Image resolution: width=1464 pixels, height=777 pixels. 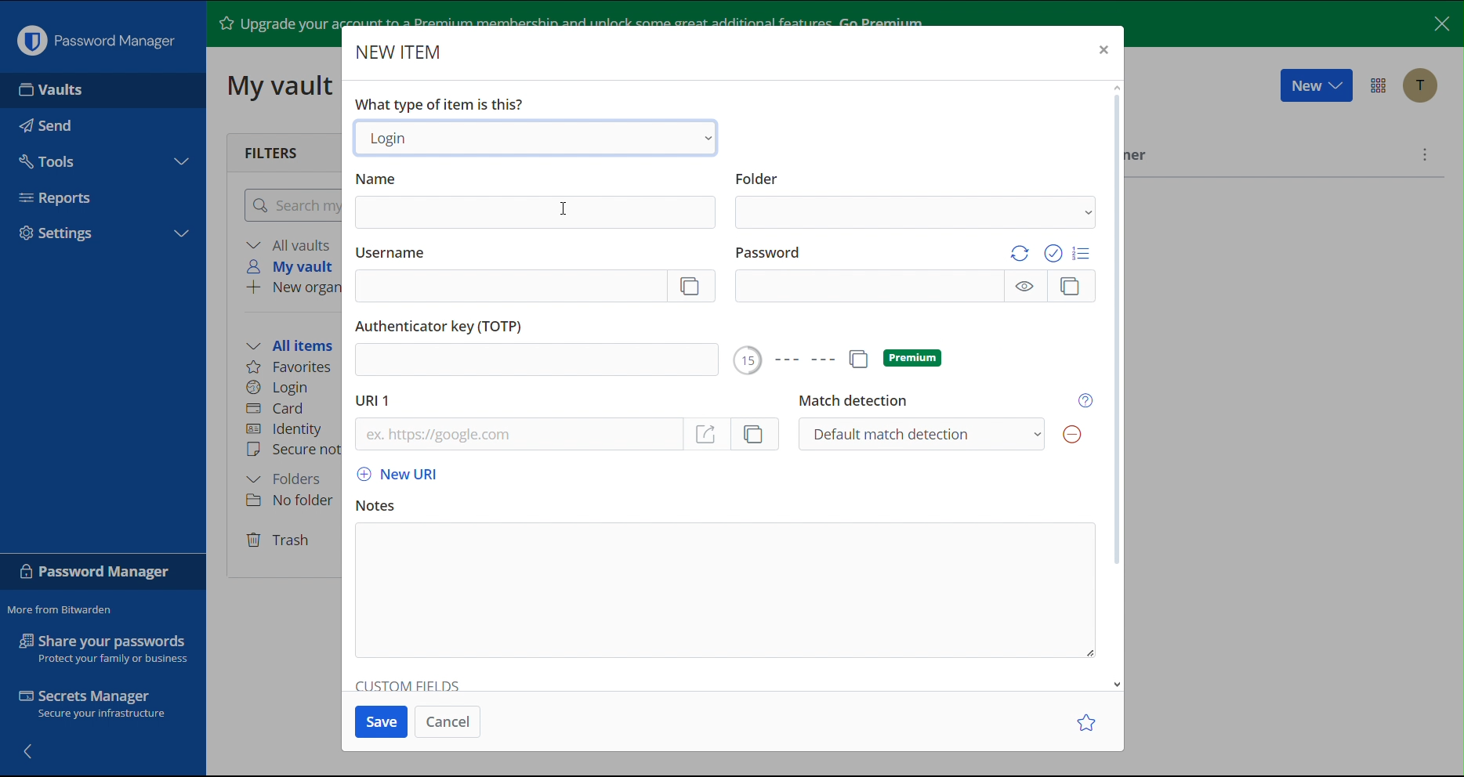 I want to click on Match detection, so click(x=948, y=421).